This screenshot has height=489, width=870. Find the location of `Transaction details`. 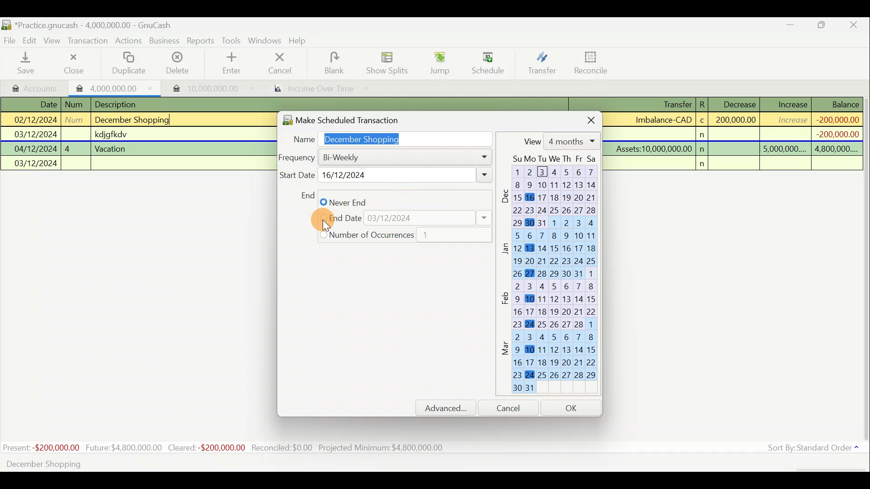

Transaction details is located at coordinates (738, 134).